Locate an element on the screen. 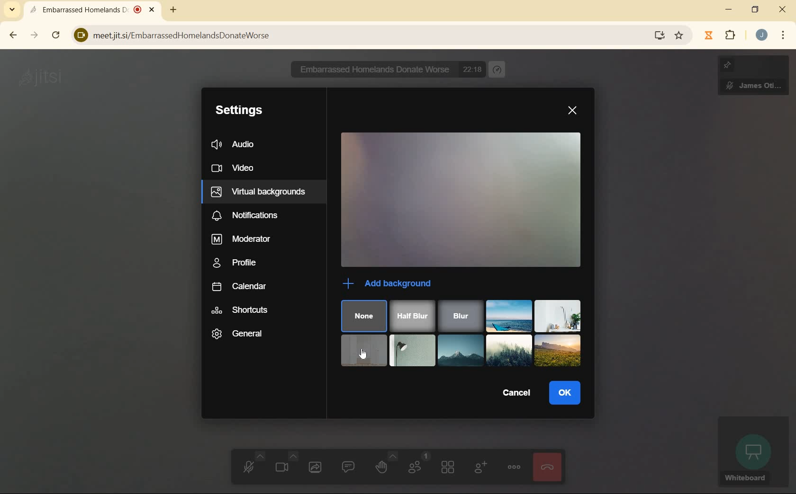 The width and height of the screenshot is (796, 494). audio is located at coordinates (235, 144).